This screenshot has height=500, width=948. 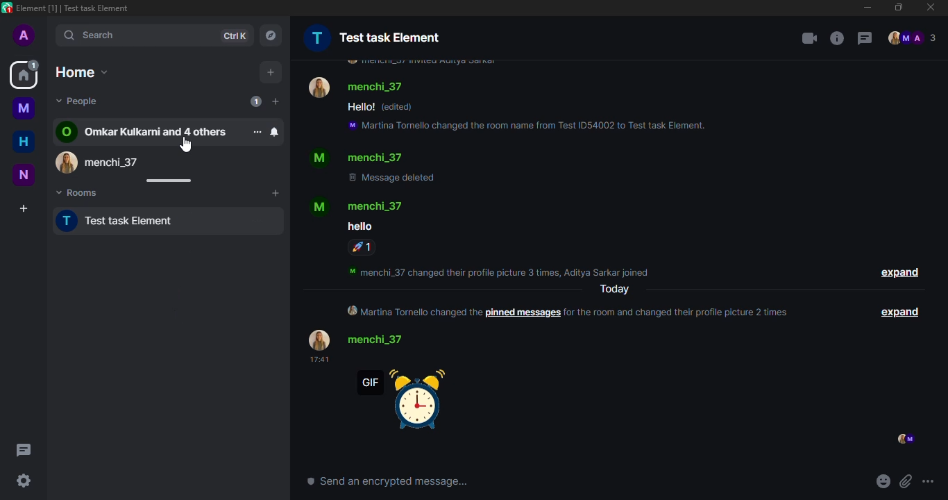 I want to click on for the room and changed their profile picture 2 times, so click(x=677, y=312).